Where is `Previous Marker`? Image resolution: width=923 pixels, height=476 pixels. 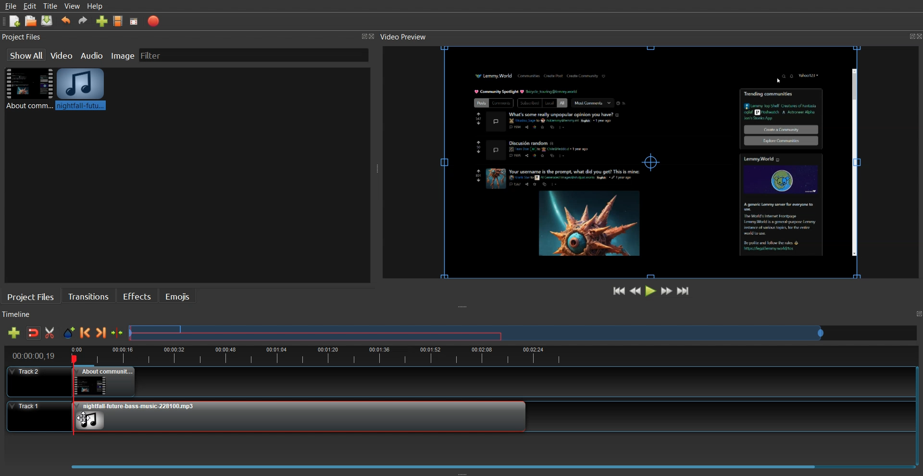 Previous Marker is located at coordinates (85, 332).